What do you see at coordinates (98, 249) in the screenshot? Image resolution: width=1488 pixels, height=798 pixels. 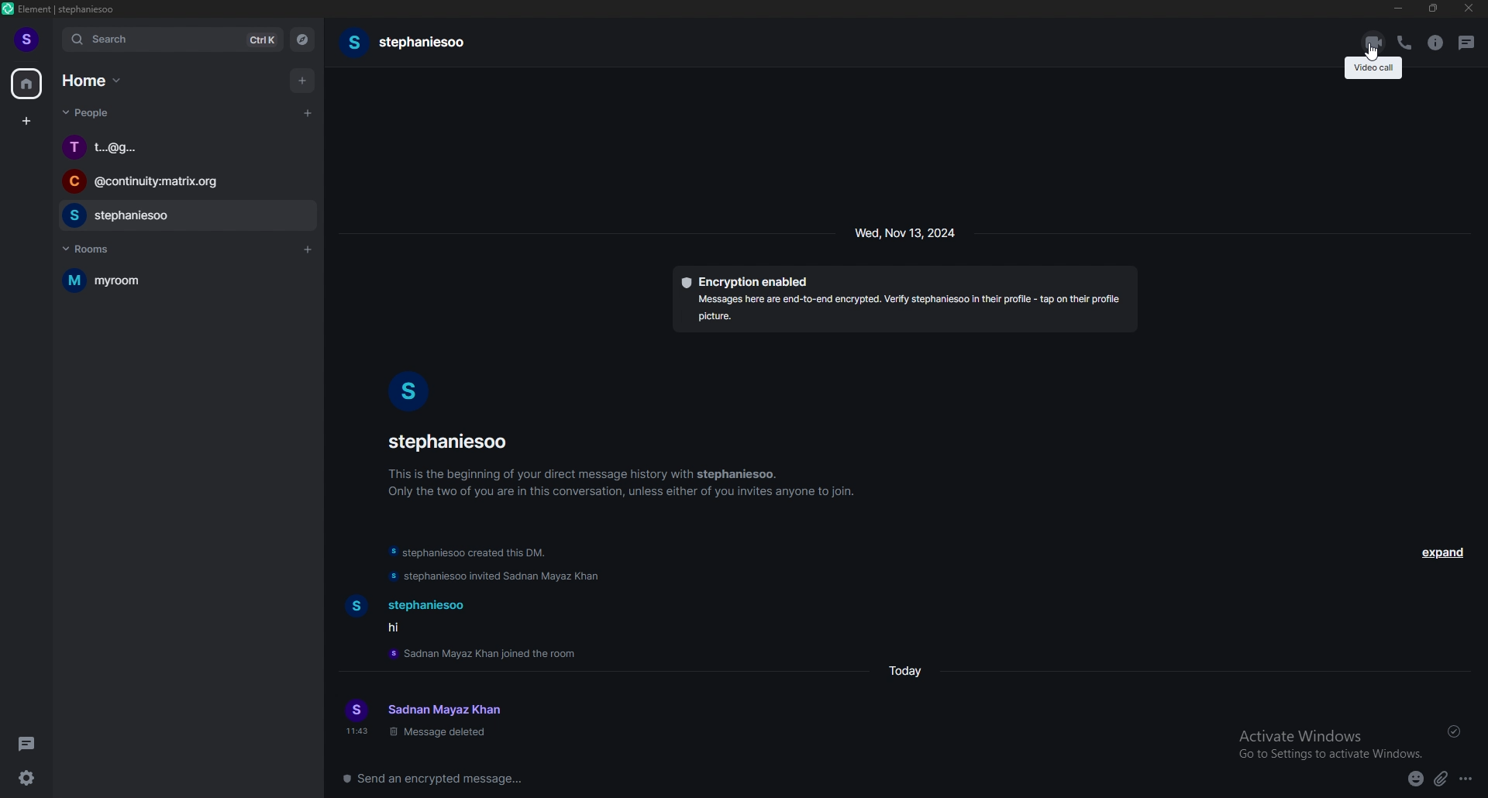 I see `rooms` at bounding box center [98, 249].